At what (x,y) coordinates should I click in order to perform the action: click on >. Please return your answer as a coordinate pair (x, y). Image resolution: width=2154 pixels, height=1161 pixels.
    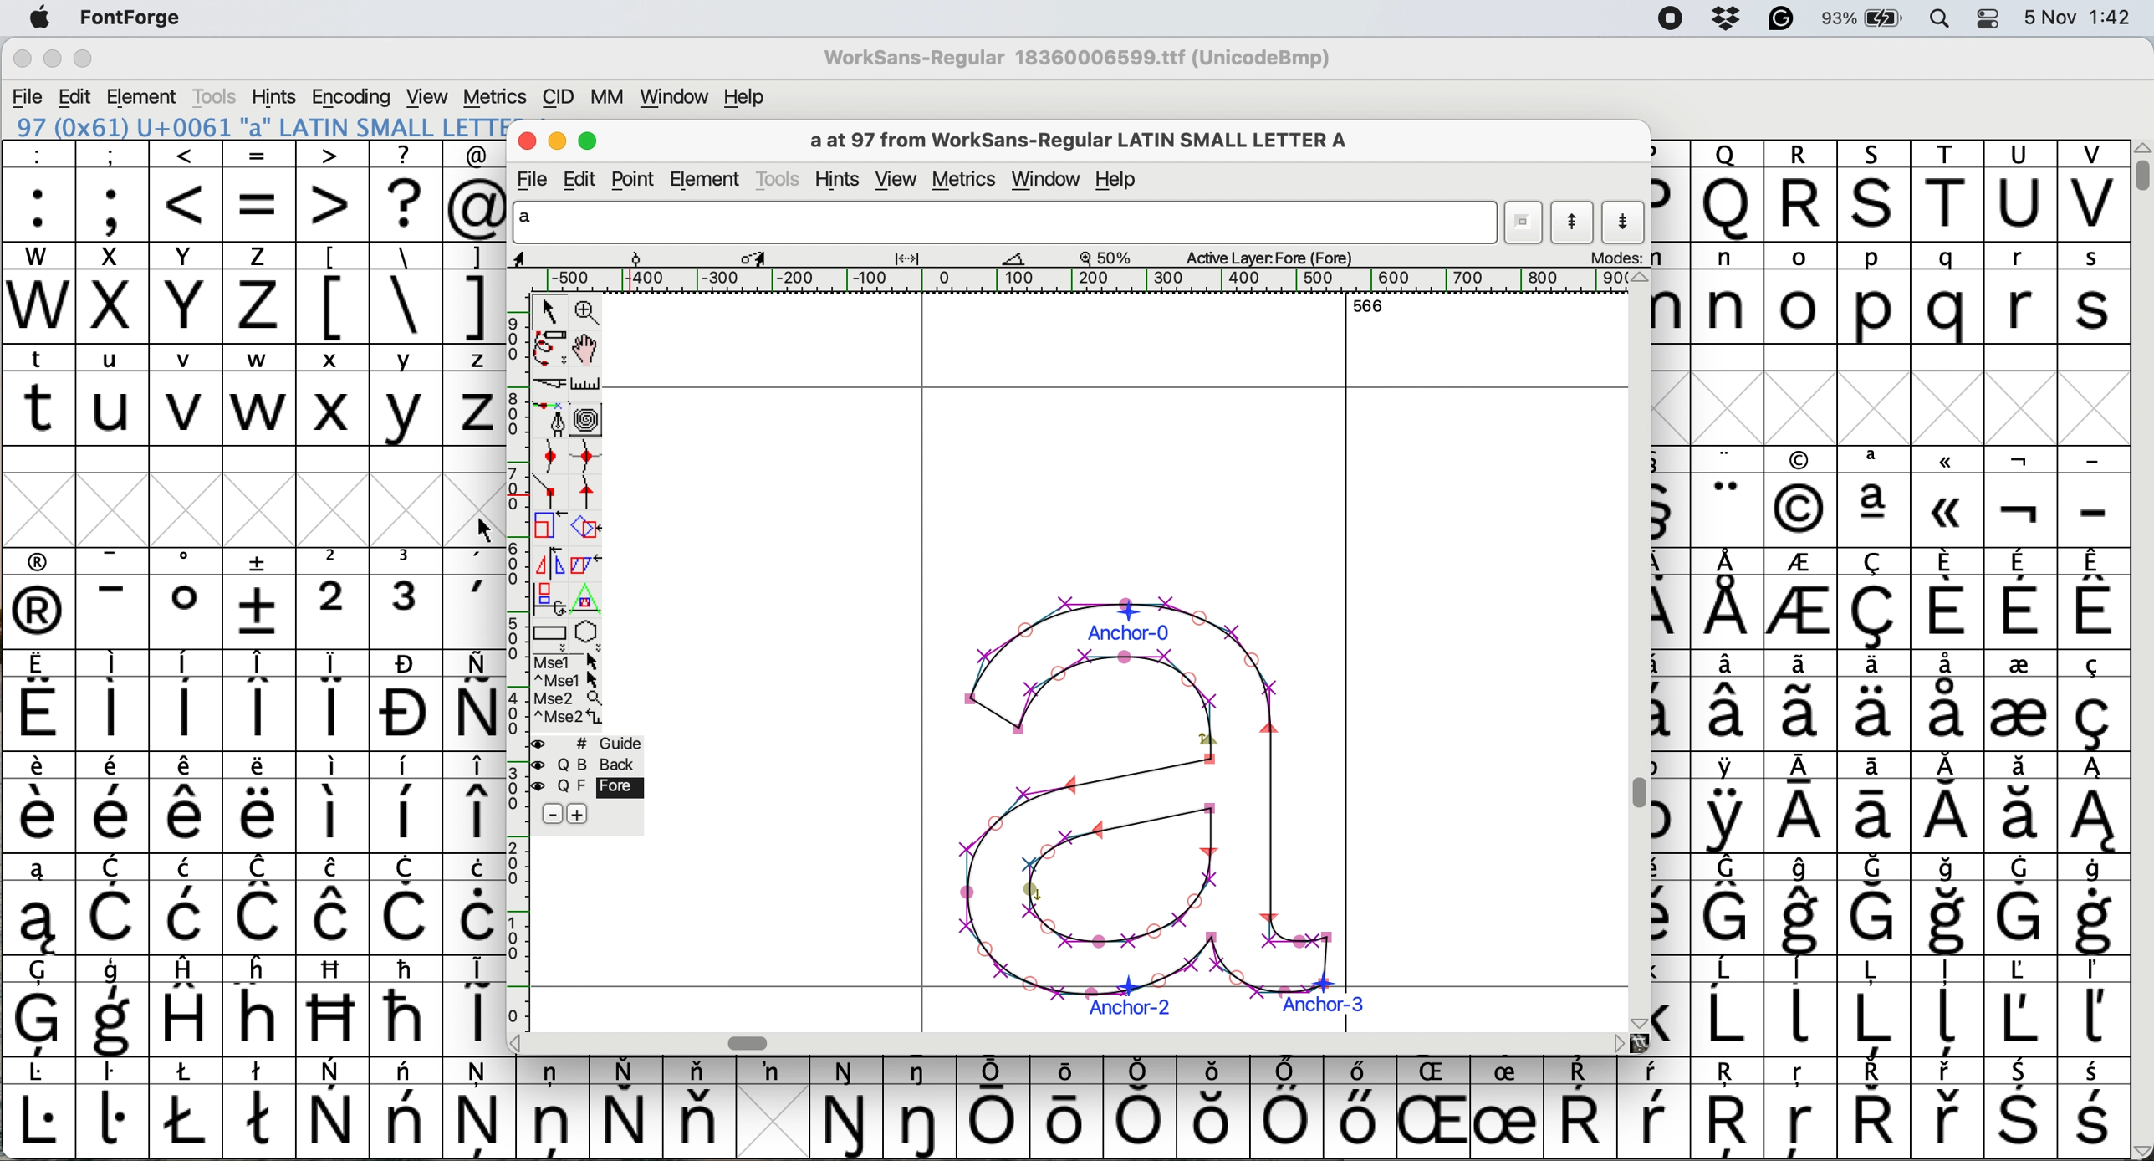
    Looking at the image, I should click on (334, 191).